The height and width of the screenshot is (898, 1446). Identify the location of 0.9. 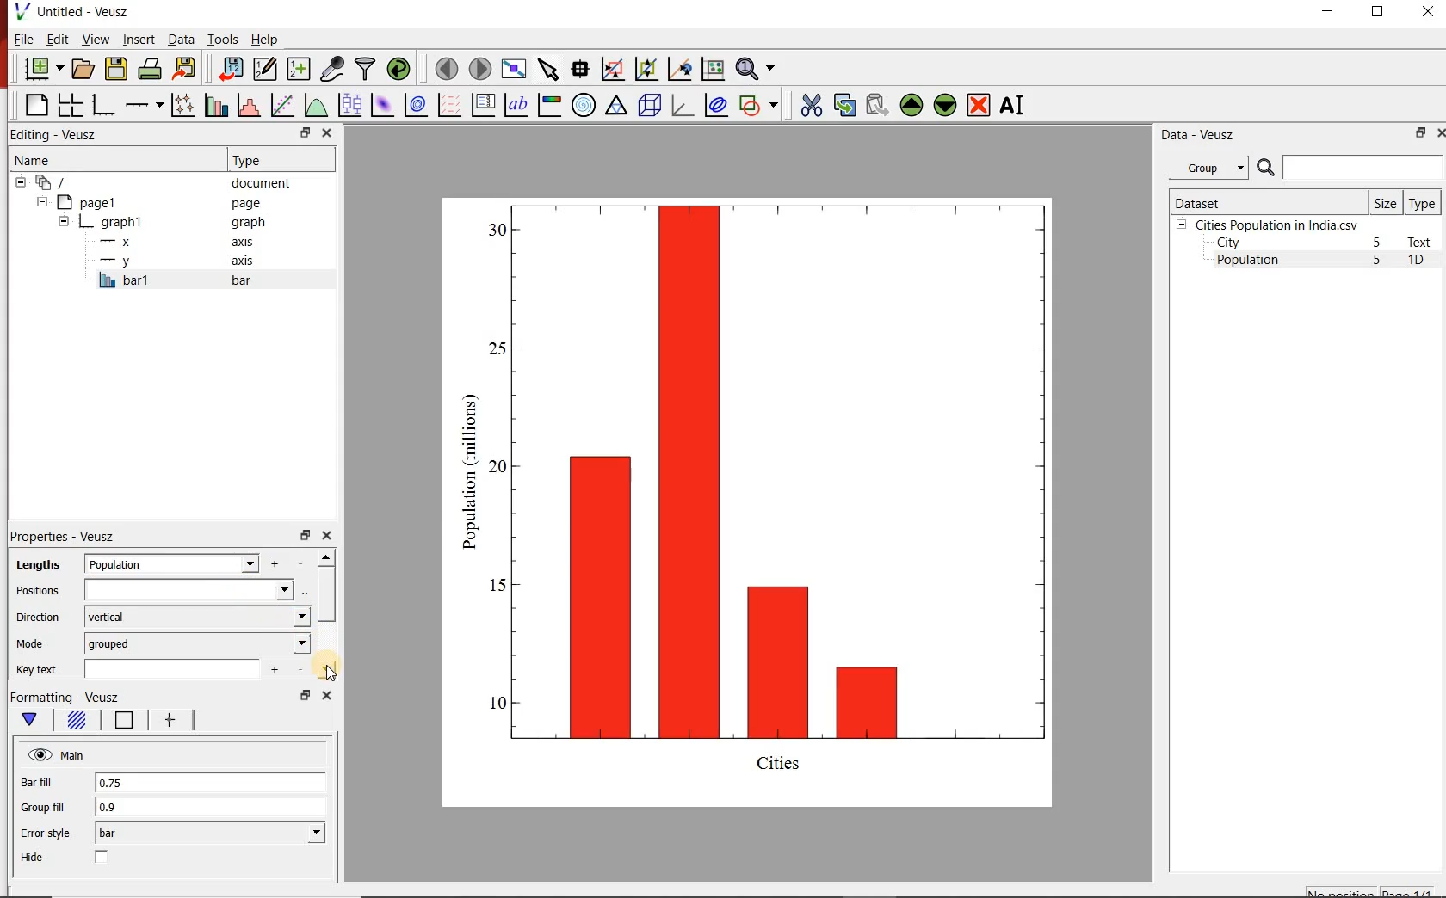
(211, 808).